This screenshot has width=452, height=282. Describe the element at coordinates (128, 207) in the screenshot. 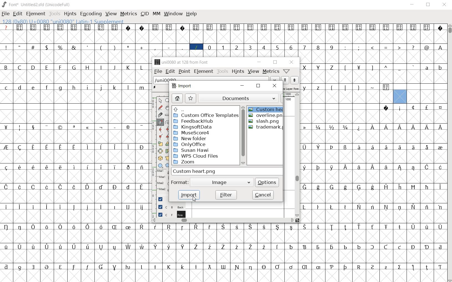

I see `glyph` at that location.